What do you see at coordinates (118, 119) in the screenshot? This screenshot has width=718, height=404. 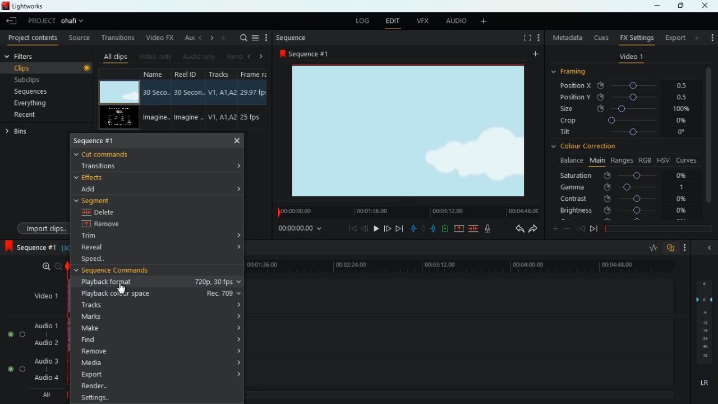 I see `video` at bounding box center [118, 119].